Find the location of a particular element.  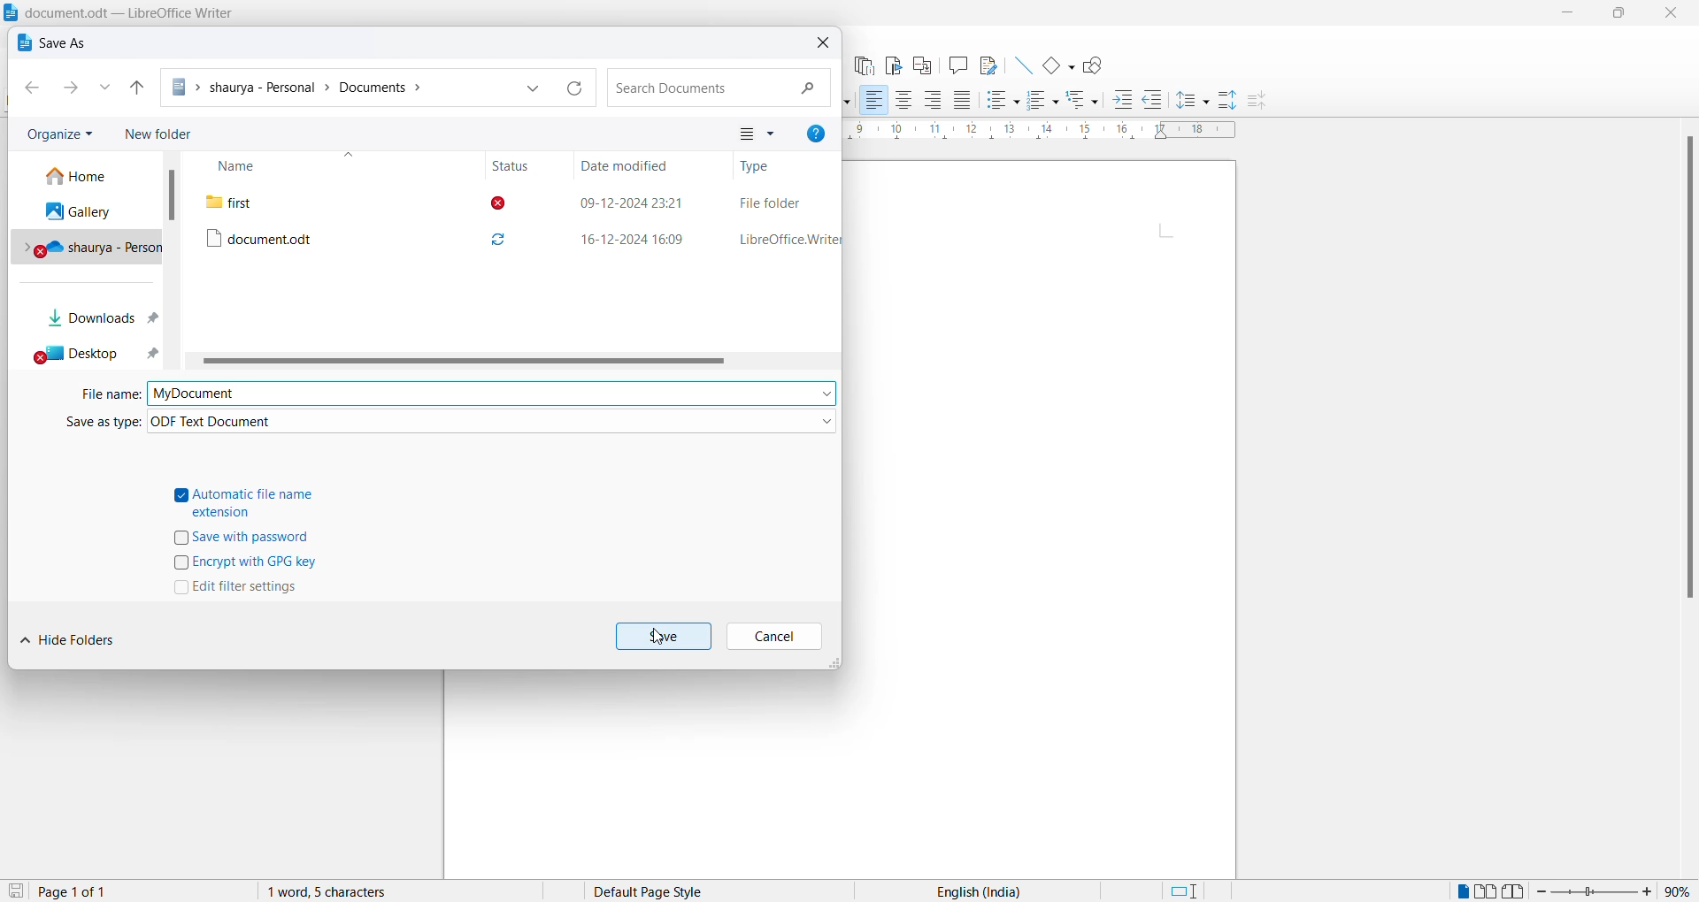

Status is located at coordinates (509, 165).